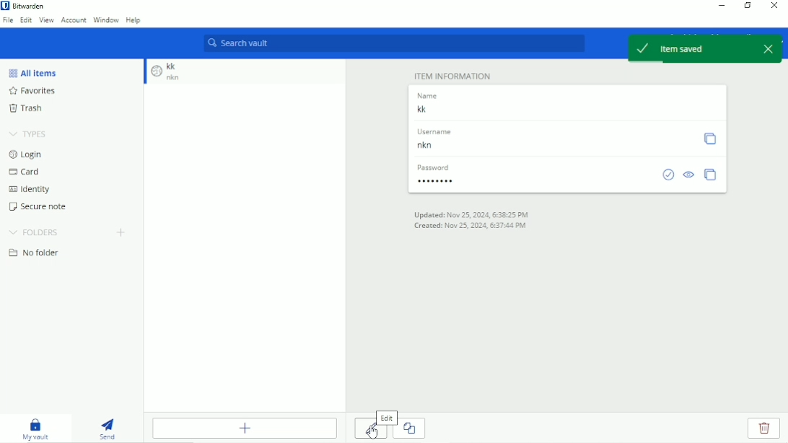 The width and height of the screenshot is (788, 443). Describe the element at coordinates (29, 189) in the screenshot. I see `Identity` at that location.